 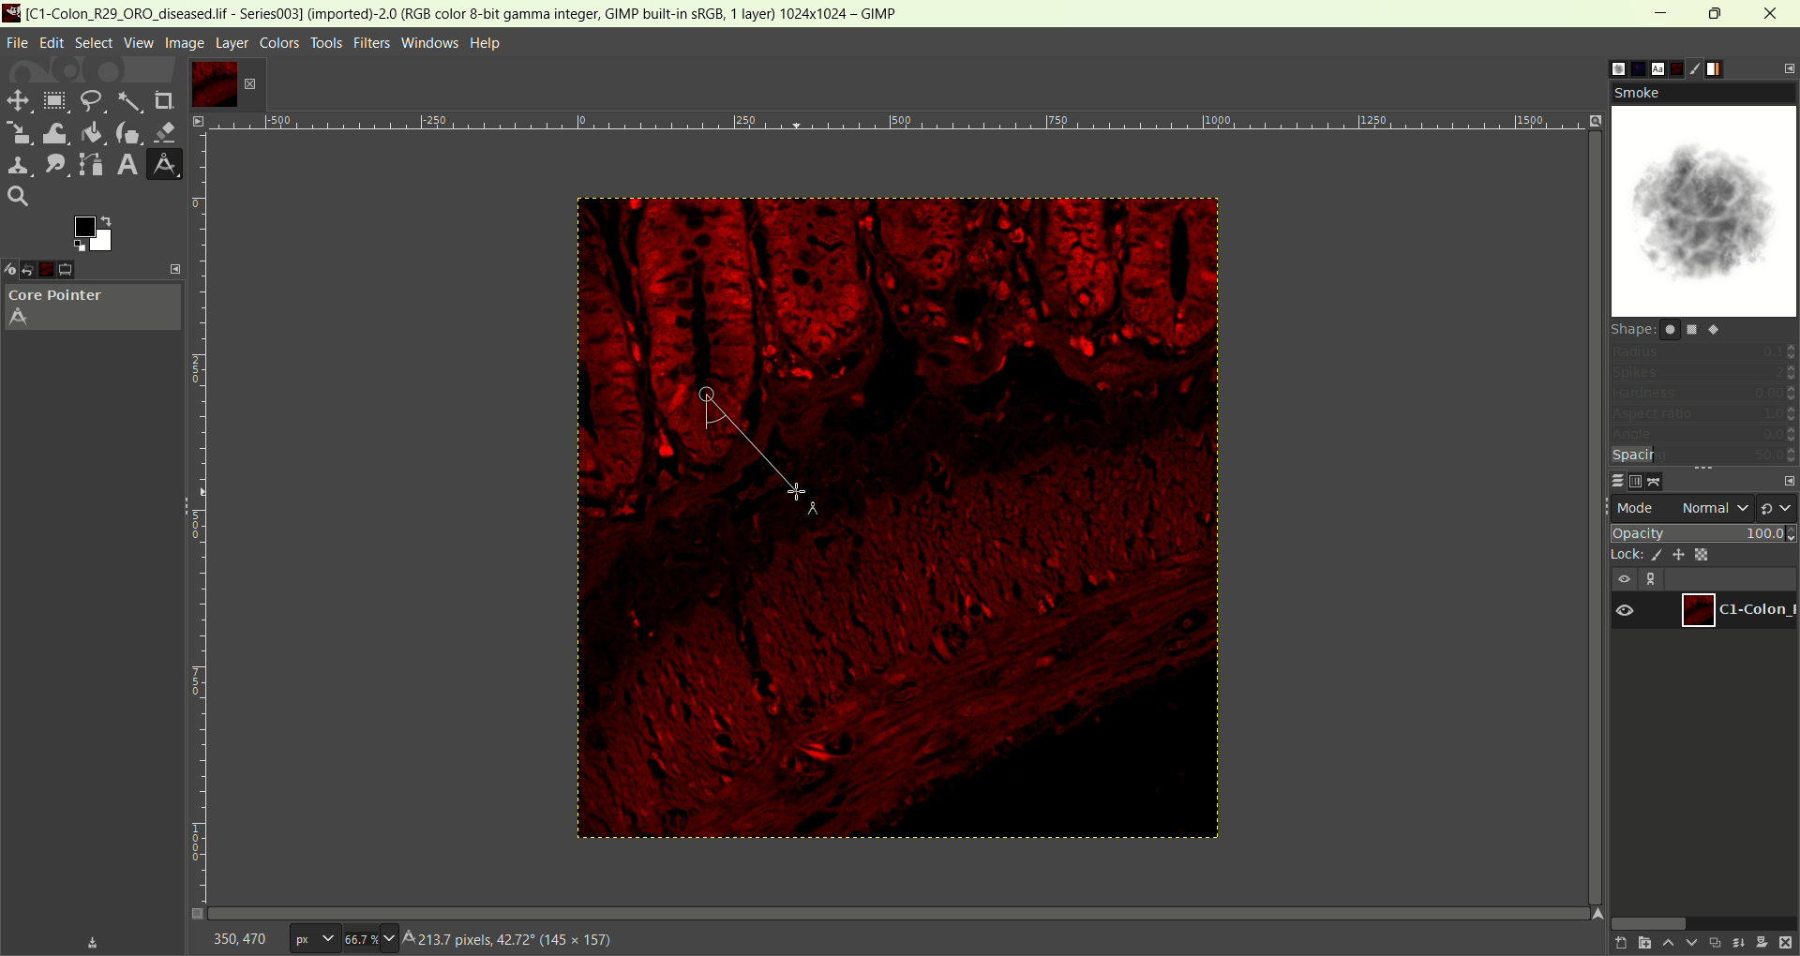 What do you see at coordinates (1703, 352) in the screenshot?
I see `radius` at bounding box center [1703, 352].